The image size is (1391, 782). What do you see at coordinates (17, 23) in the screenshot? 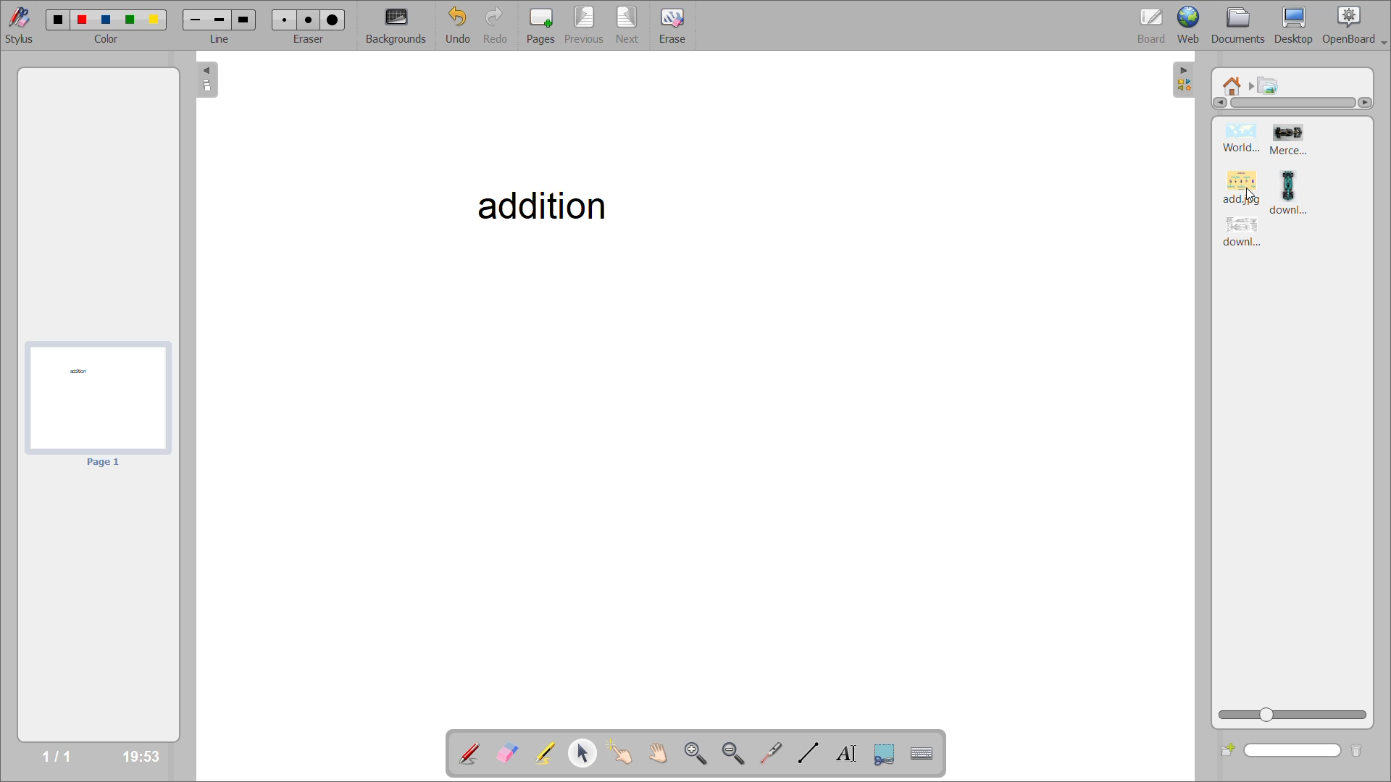
I see `stylus` at bounding box center [17, 23].